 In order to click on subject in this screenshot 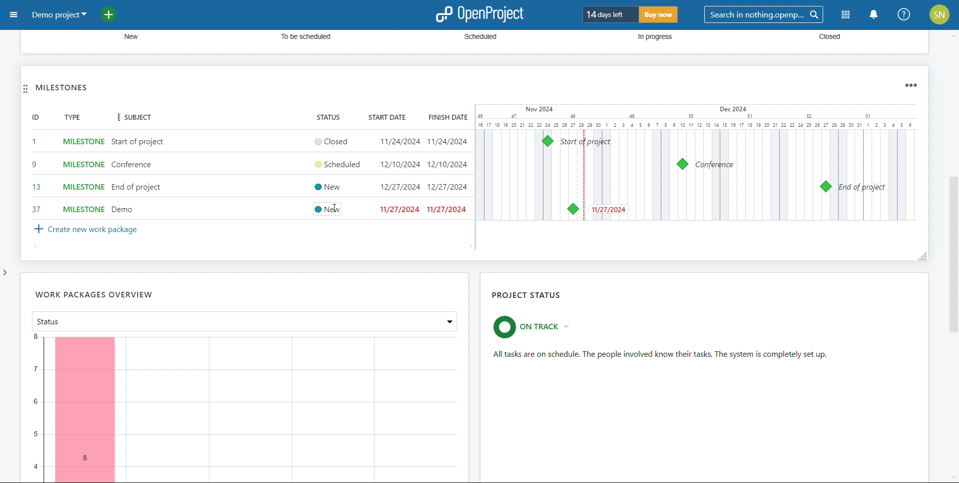, I will do `click(131, 117)`.